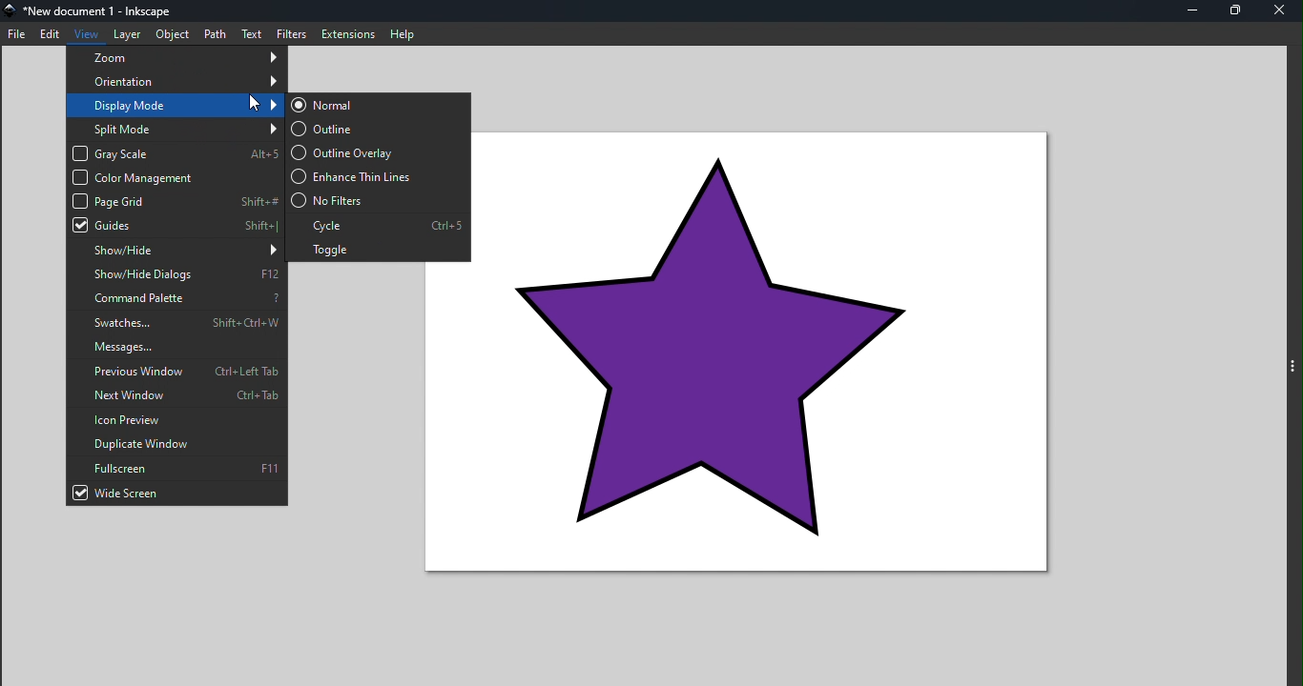 The width and height of the screenshot is (1303, 686). What do you see at coordinates (376, 176) in the screenshot?
I see `Enhance thin lines` at bounding box center [376, 176].